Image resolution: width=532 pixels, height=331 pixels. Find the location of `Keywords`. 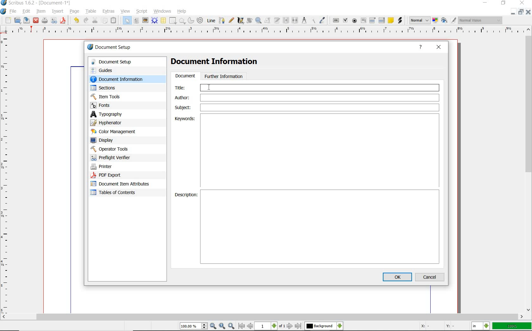

Keywords is located at coordinates (320, 150).